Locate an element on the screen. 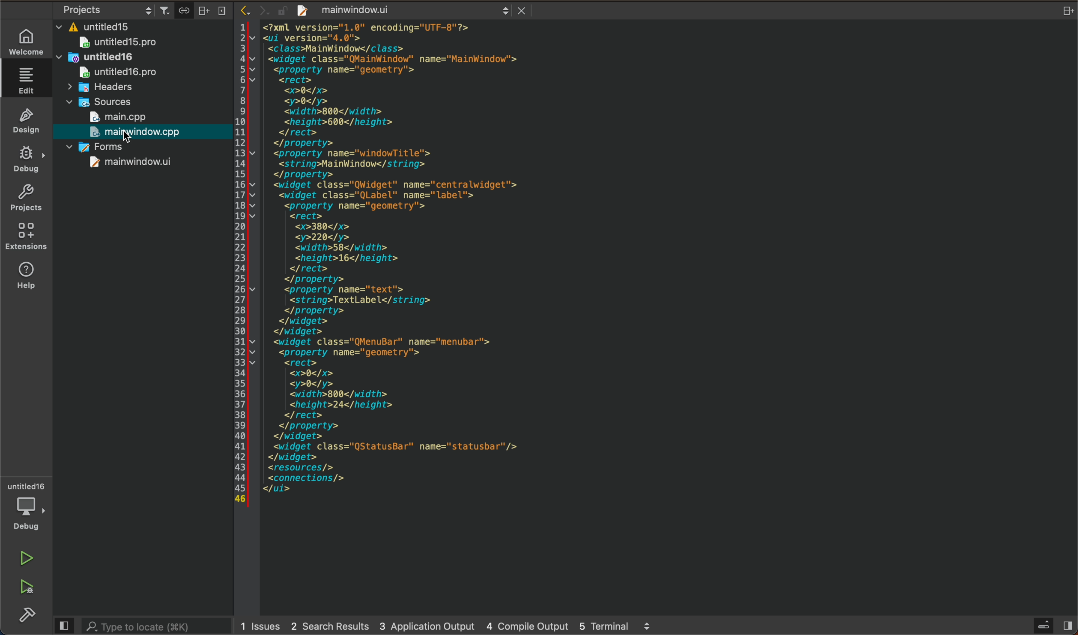 The height and width of the screenshot is (635, 1078). run is located at coordinates (29, 558).